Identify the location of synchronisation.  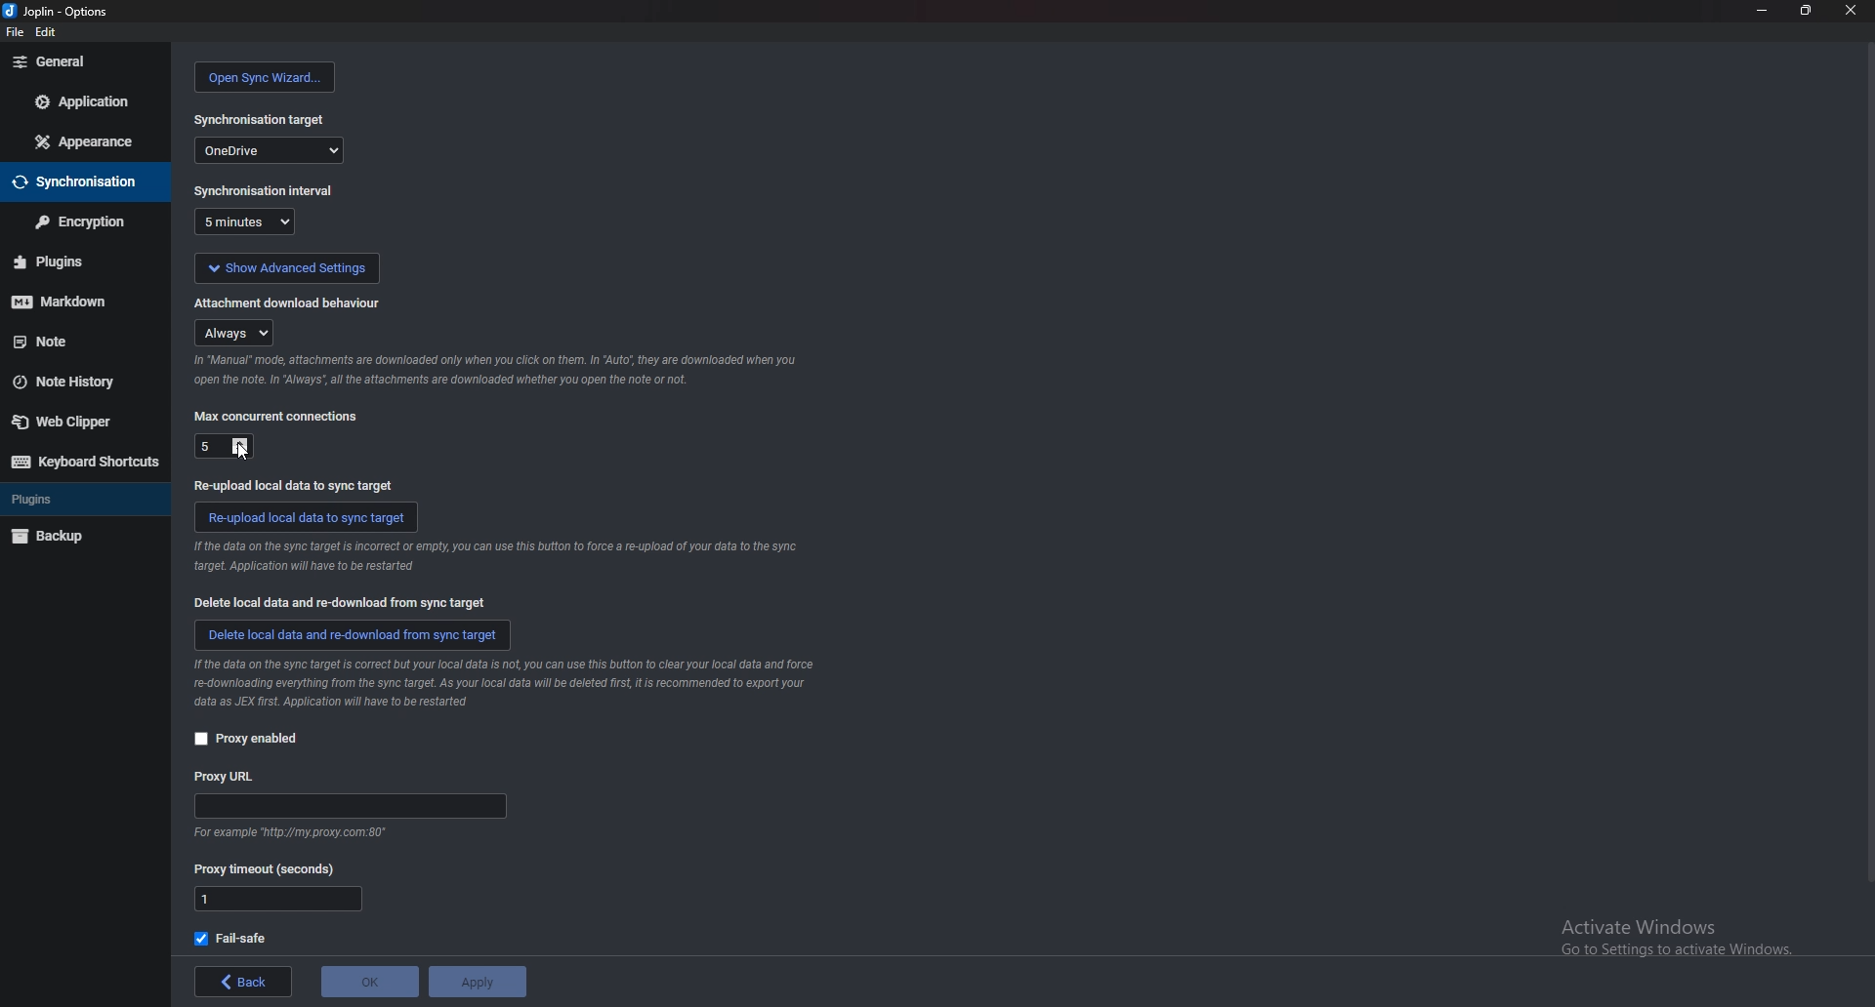
(80, 182).